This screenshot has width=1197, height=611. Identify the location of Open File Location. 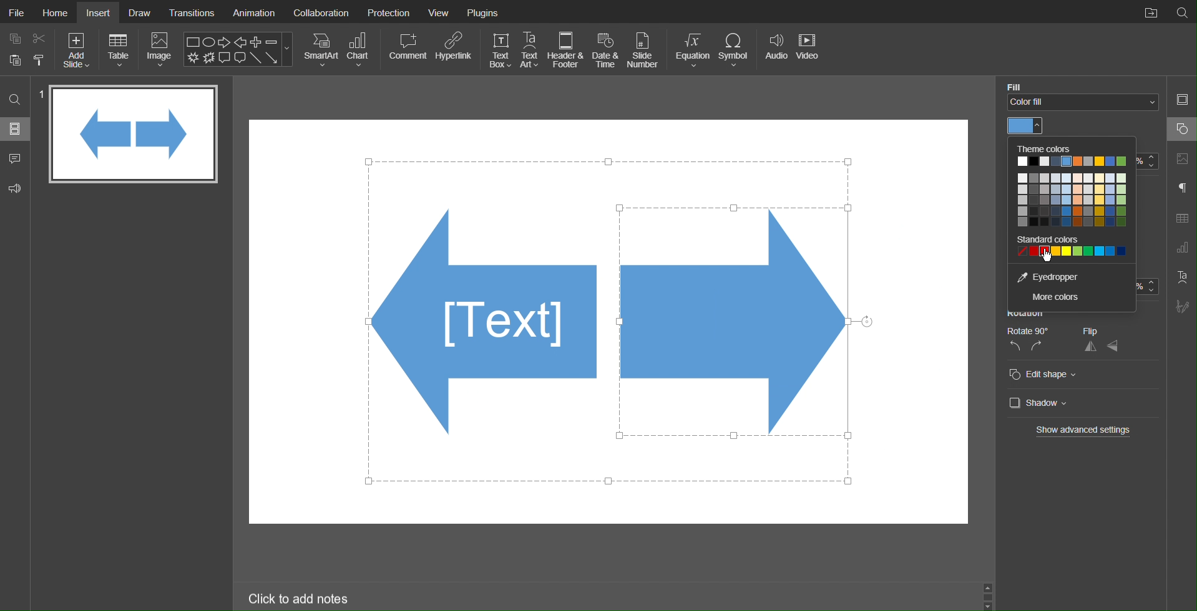
(1148, 11).